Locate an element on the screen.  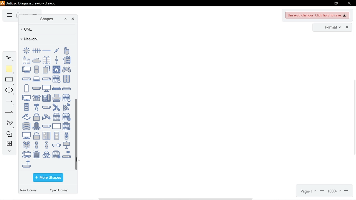
web server is located at coordinates (56, 154).